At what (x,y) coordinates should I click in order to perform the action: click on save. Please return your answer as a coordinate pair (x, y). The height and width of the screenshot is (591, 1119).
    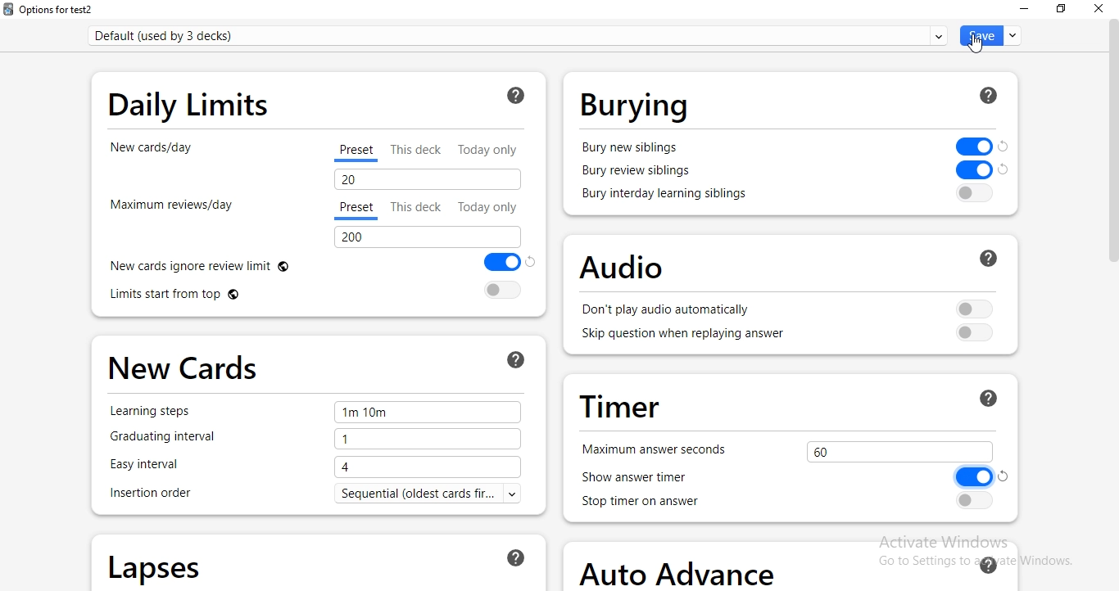
    Looking at the image, I should click on (991, 35).